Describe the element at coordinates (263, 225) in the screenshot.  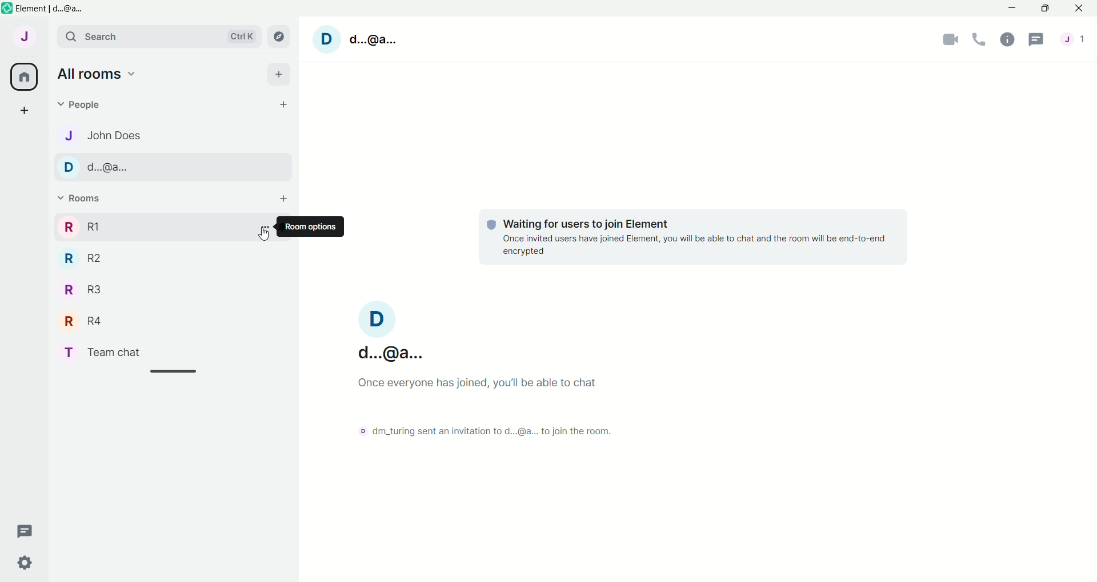
I see `More Options` at that location.